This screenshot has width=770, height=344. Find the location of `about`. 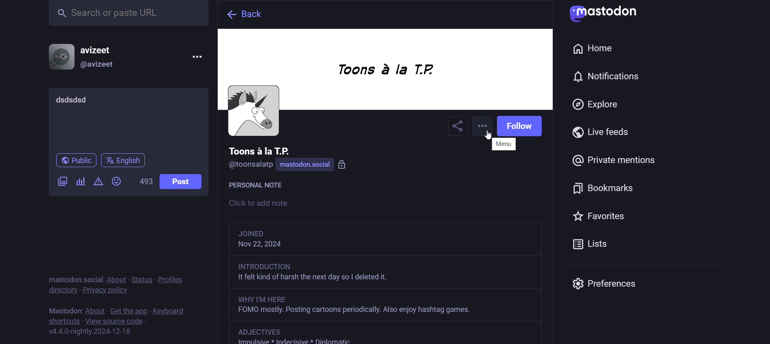

about is located at coordinates (116, 276).